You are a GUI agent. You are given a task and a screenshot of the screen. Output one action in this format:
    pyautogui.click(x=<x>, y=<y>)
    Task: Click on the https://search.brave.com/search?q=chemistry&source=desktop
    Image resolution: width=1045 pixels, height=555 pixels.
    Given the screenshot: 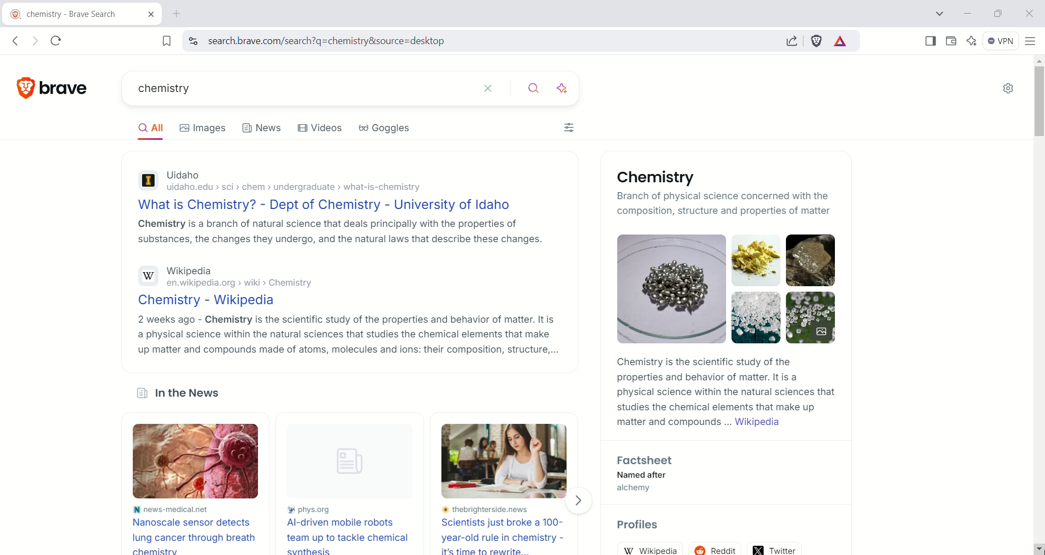 What is the action you would take?
    pyautogui.click(x=345, y=41)
    